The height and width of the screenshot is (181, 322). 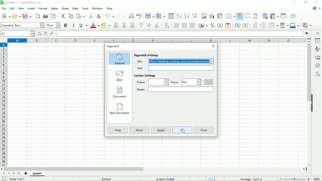 I want to click on Scroll to last page, so click(x=19, y=173).